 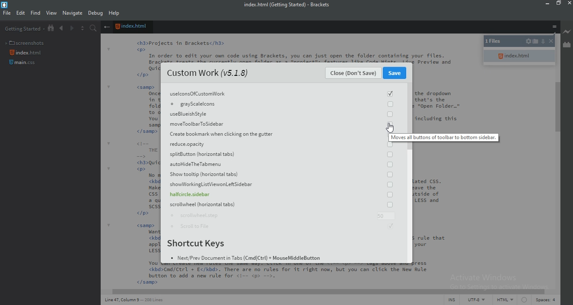 I want to click on grayscalelcons, so click(x=279, y=104).